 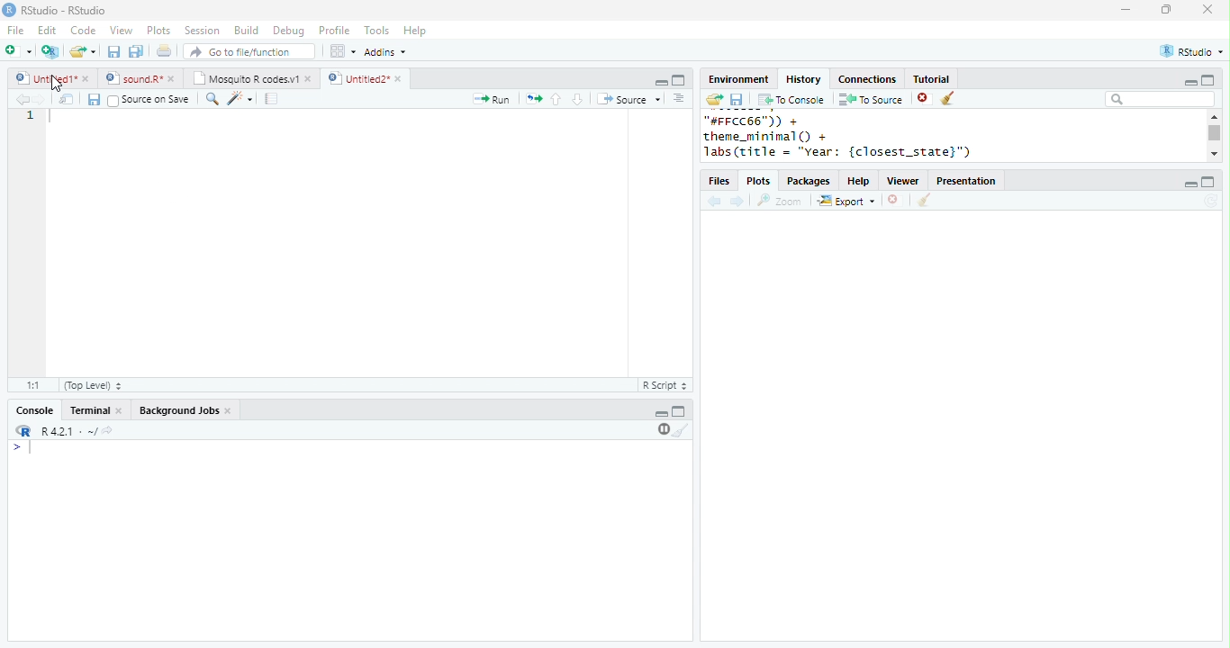 What do you see at coordinates (31, 116) in the screenshot?
I see `1` at bounding box center [31, 116].